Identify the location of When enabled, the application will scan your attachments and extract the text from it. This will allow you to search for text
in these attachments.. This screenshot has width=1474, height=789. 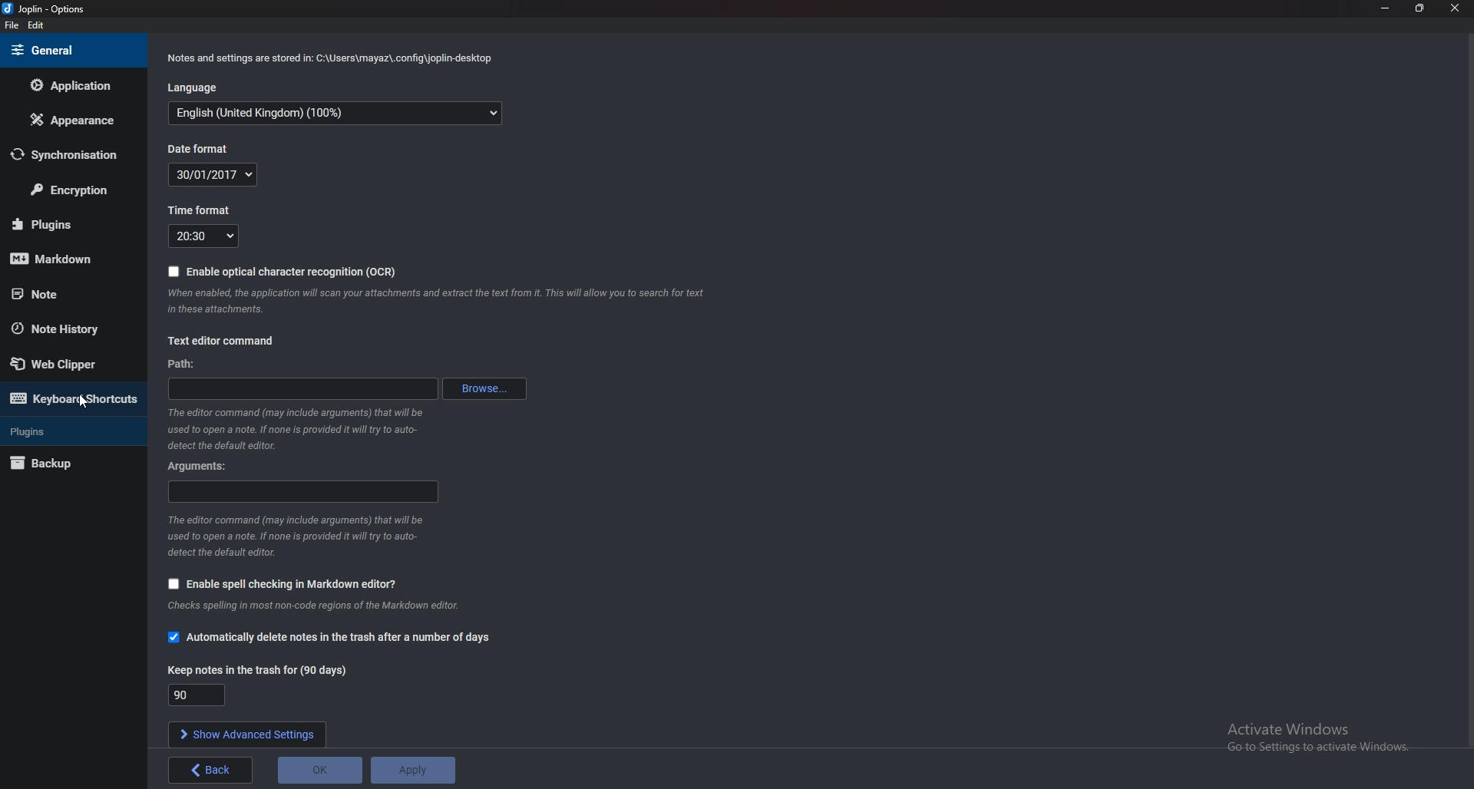
(437, 302).